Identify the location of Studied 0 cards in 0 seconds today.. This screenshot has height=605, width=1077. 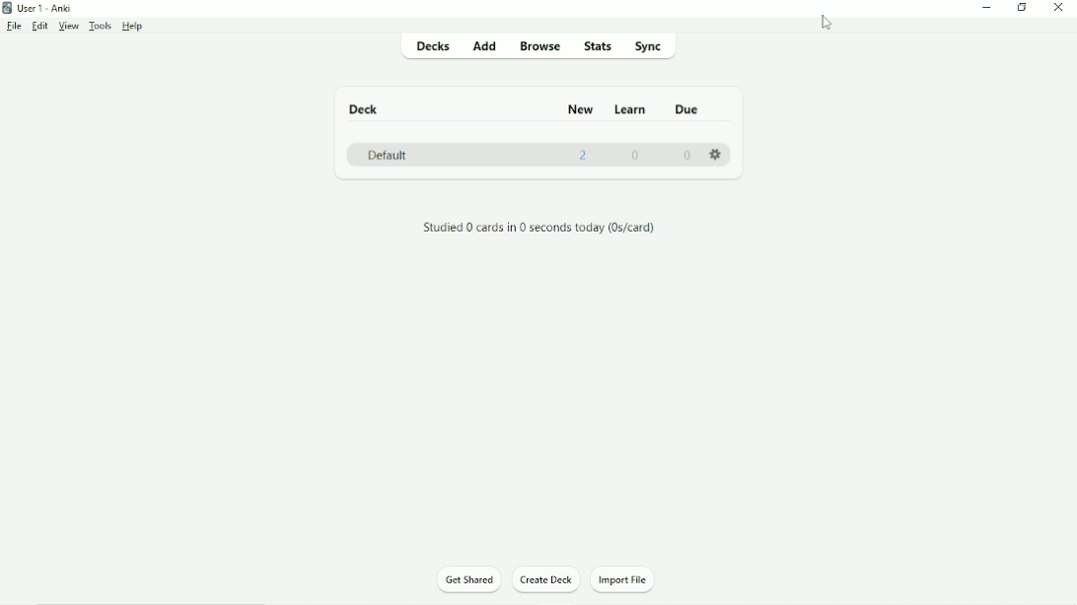
(540, 229).